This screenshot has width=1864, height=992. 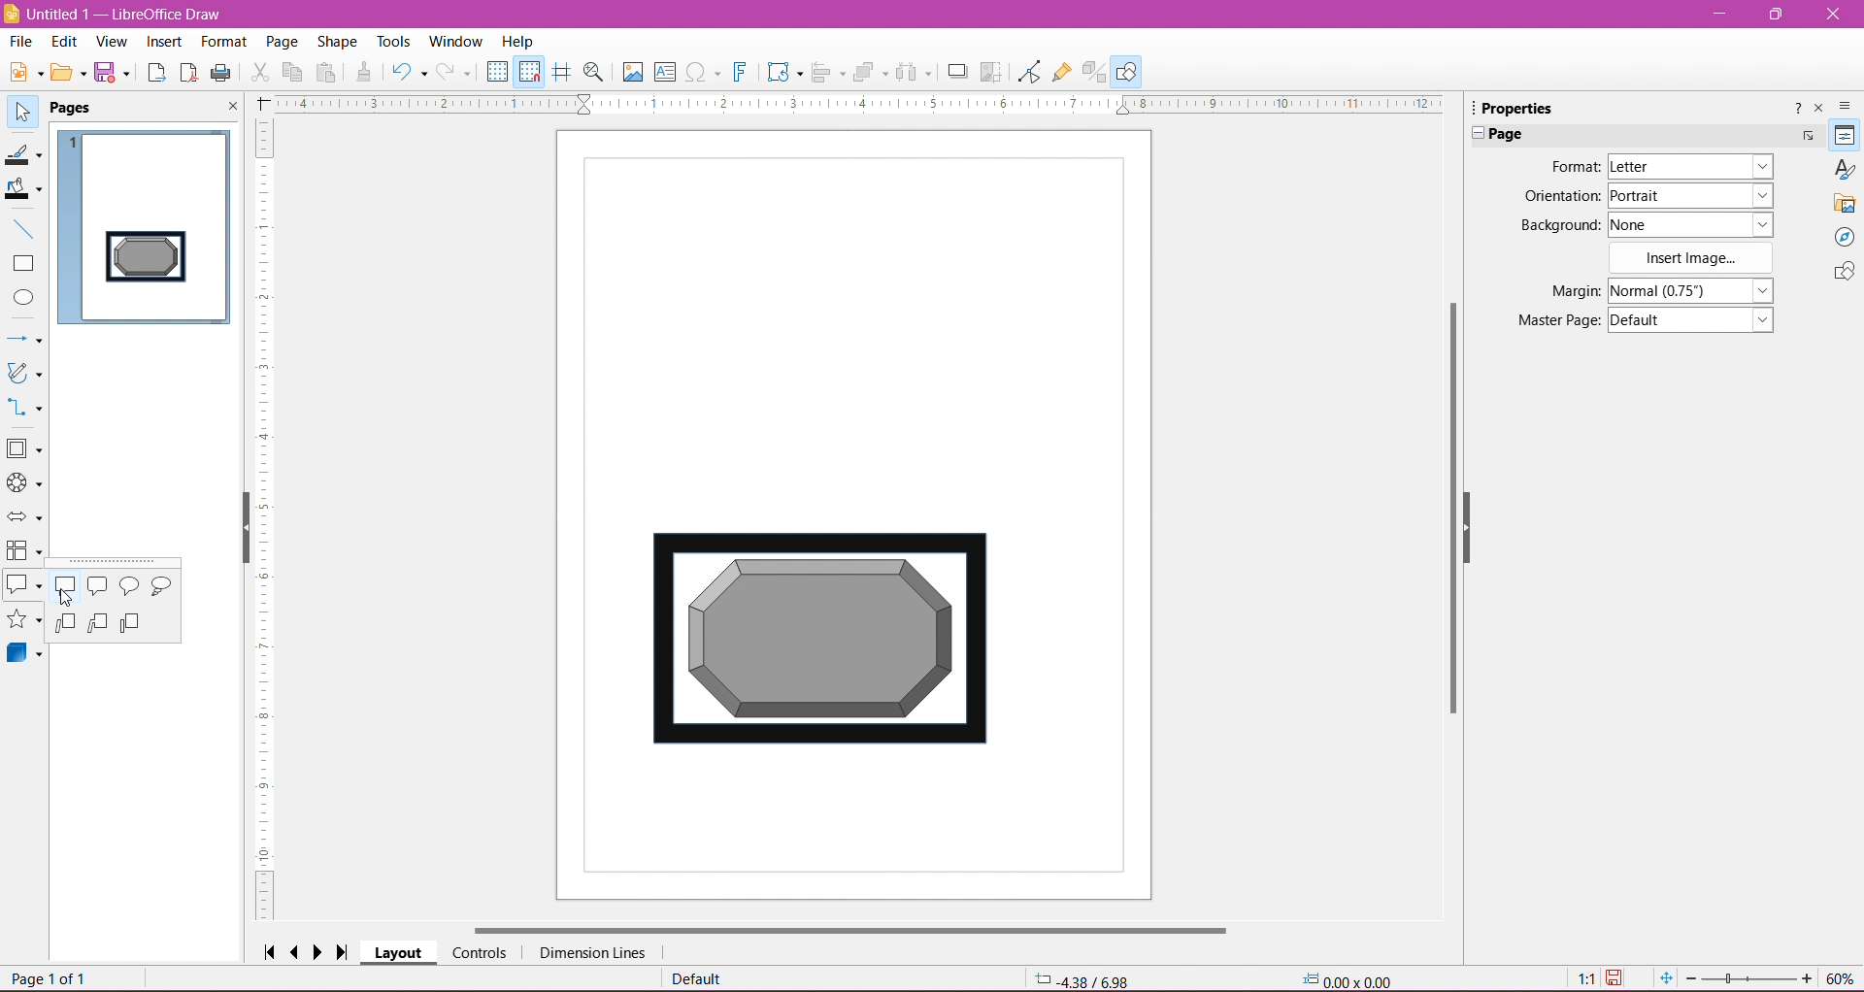 What do you see at coordinates (591, 953) in the screenshot?
I see `Dimension Lines` at bounding box center [591, 953].